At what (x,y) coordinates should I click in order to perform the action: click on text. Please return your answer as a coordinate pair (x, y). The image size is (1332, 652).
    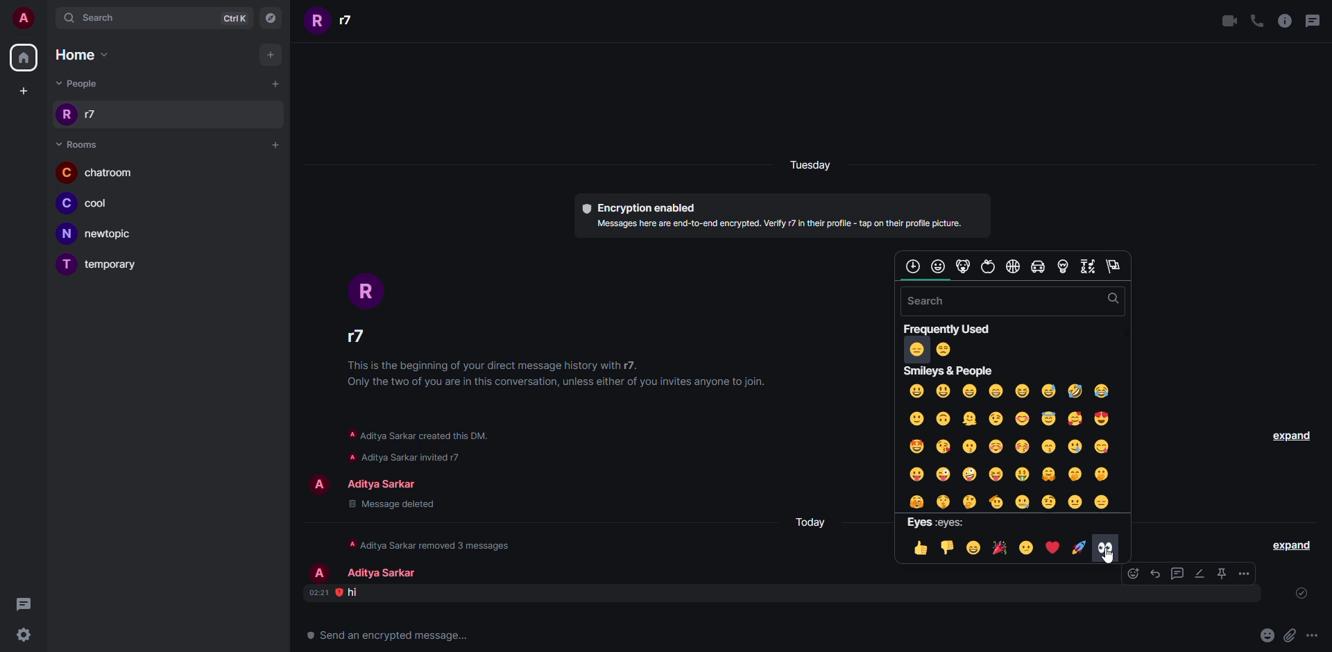
    Looking at the image, I should click on (389, 635).